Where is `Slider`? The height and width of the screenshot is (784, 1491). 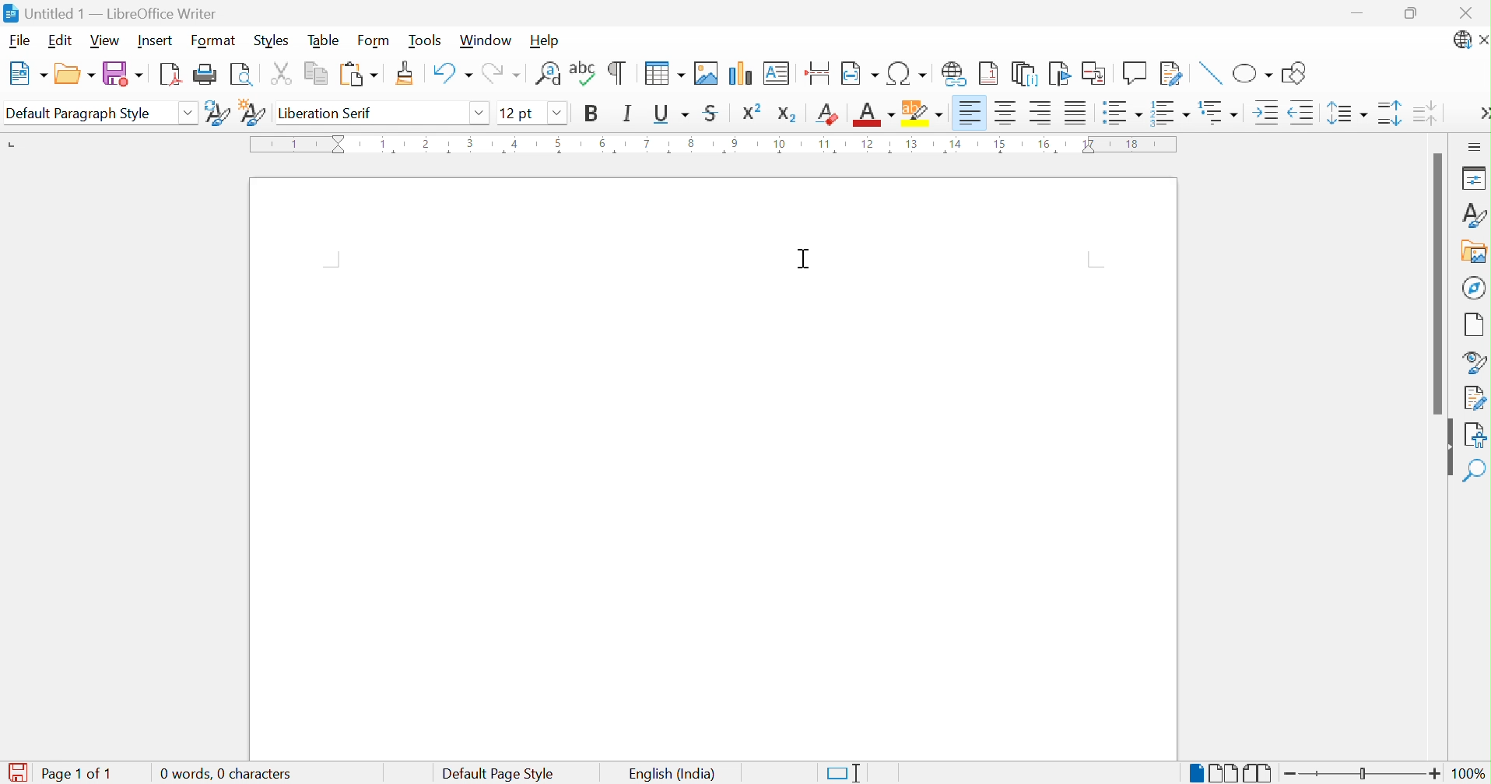
Slider is located at coordinates (1363, 773).